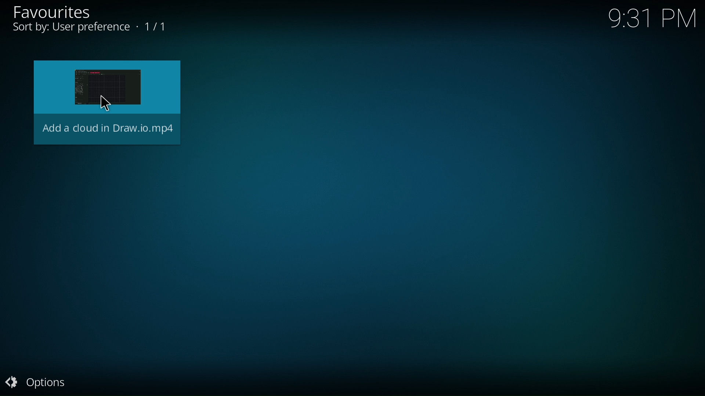  I want to click on cursor, so click(109, 102).